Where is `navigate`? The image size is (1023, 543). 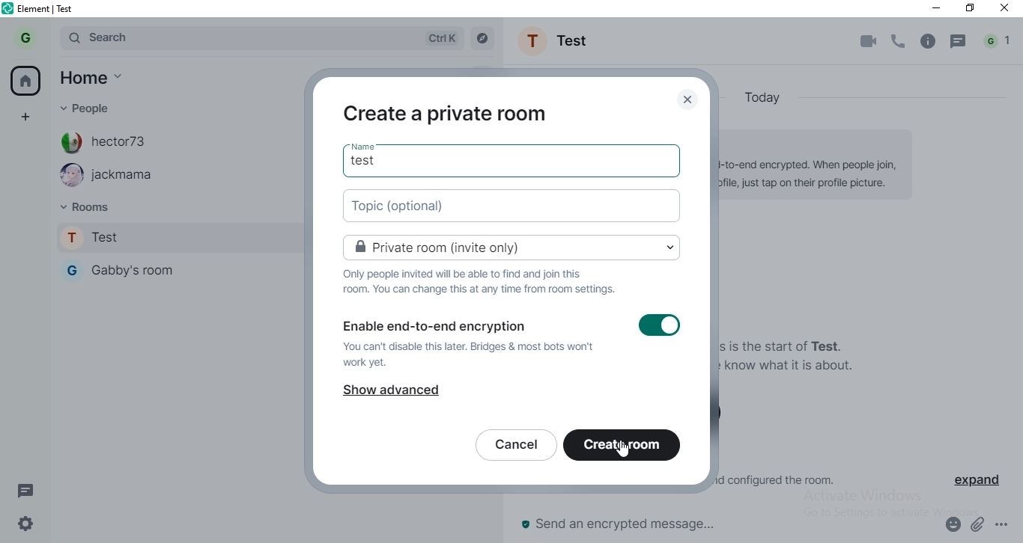 navigate is located at coordinates (484, 37).